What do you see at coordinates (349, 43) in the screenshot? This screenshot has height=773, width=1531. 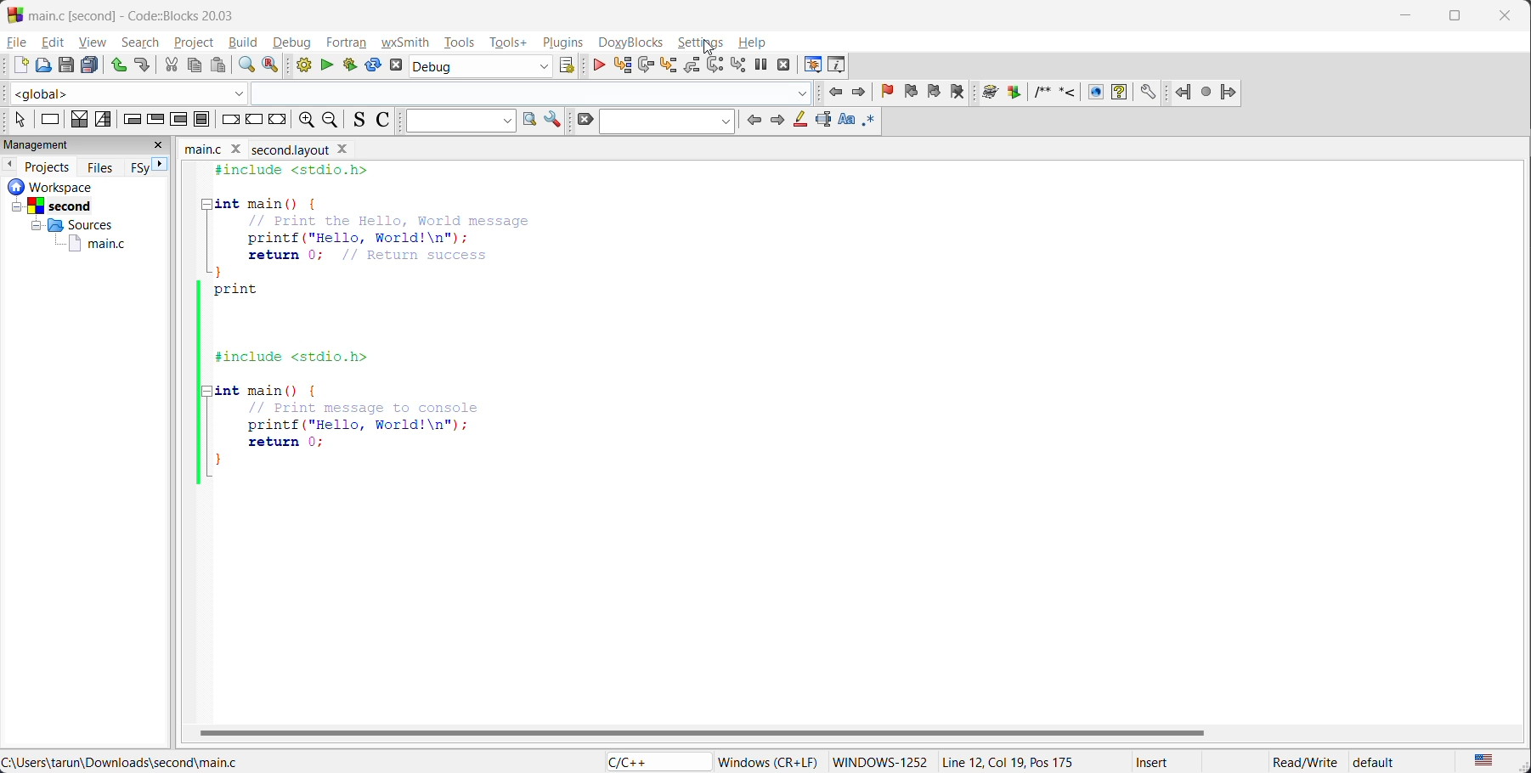 I see `fortran` at bounding box center [349, 43].